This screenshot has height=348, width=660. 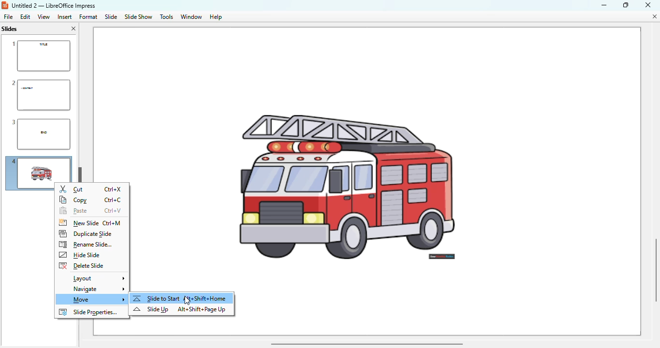 What do you see at coordinates (65, 17) in the screenshot?
I see `insert` at bounding box center [65, 17].